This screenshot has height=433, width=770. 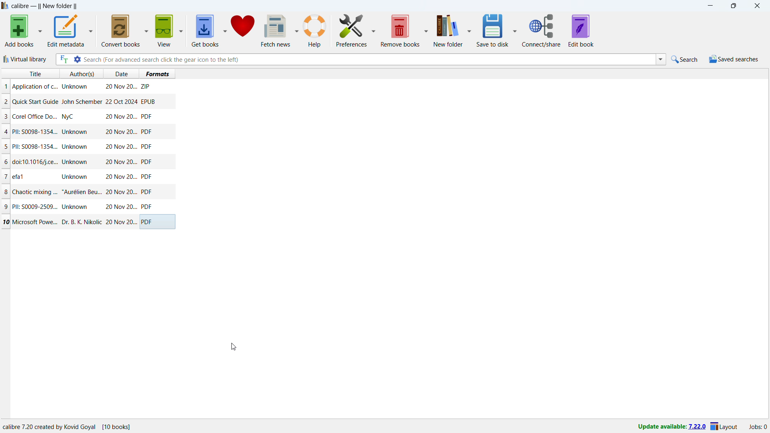 I want to click on PDF, so click(x=148, y=207).